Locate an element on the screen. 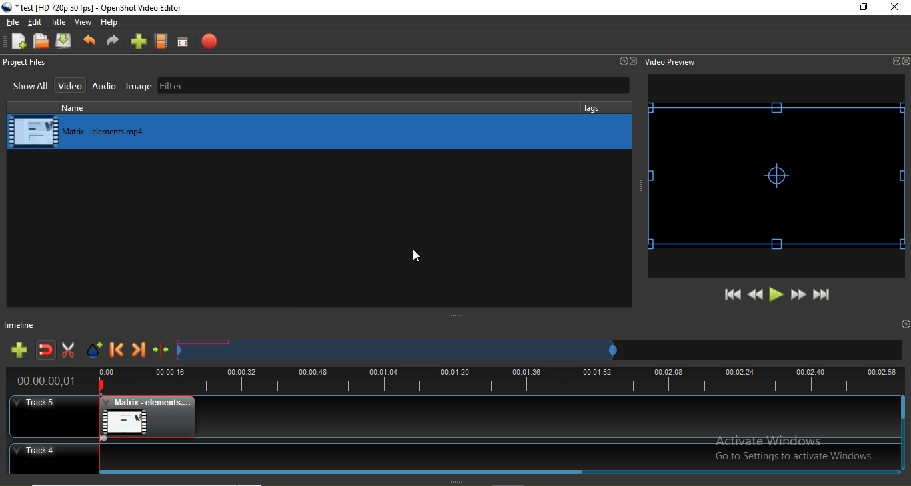 Image resolution: width=911 pixels, height=486 pixels. media library is located at coordinates (319, 130).